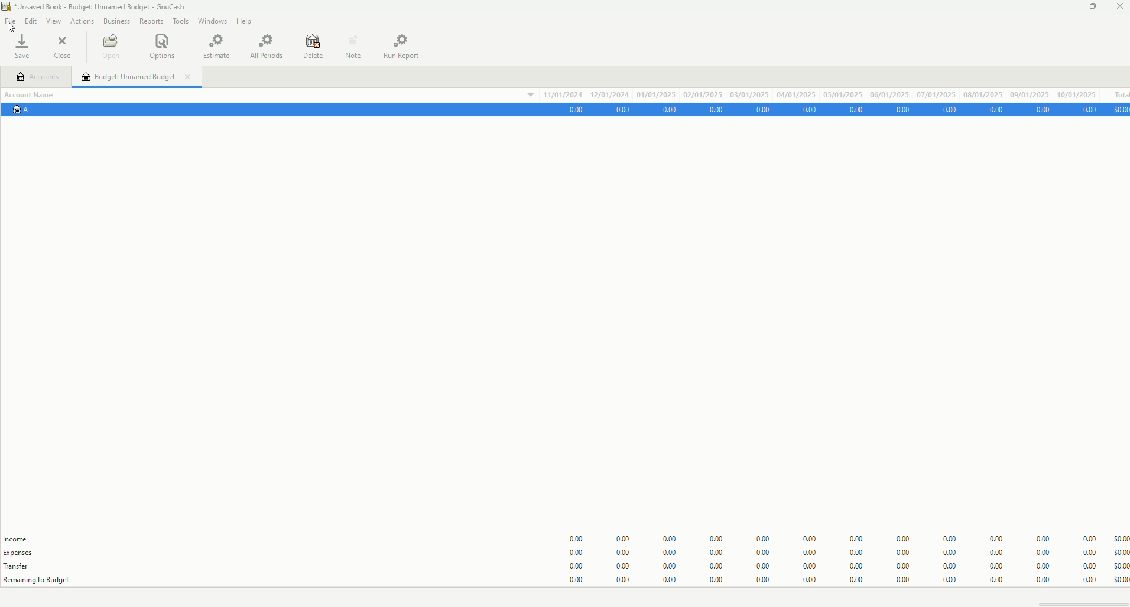 Image resolution: width=1130 pixels, height=607 pixels. Describe the element at coordinates (25, 553) in the screenshot. I see `Expenses` at that location.